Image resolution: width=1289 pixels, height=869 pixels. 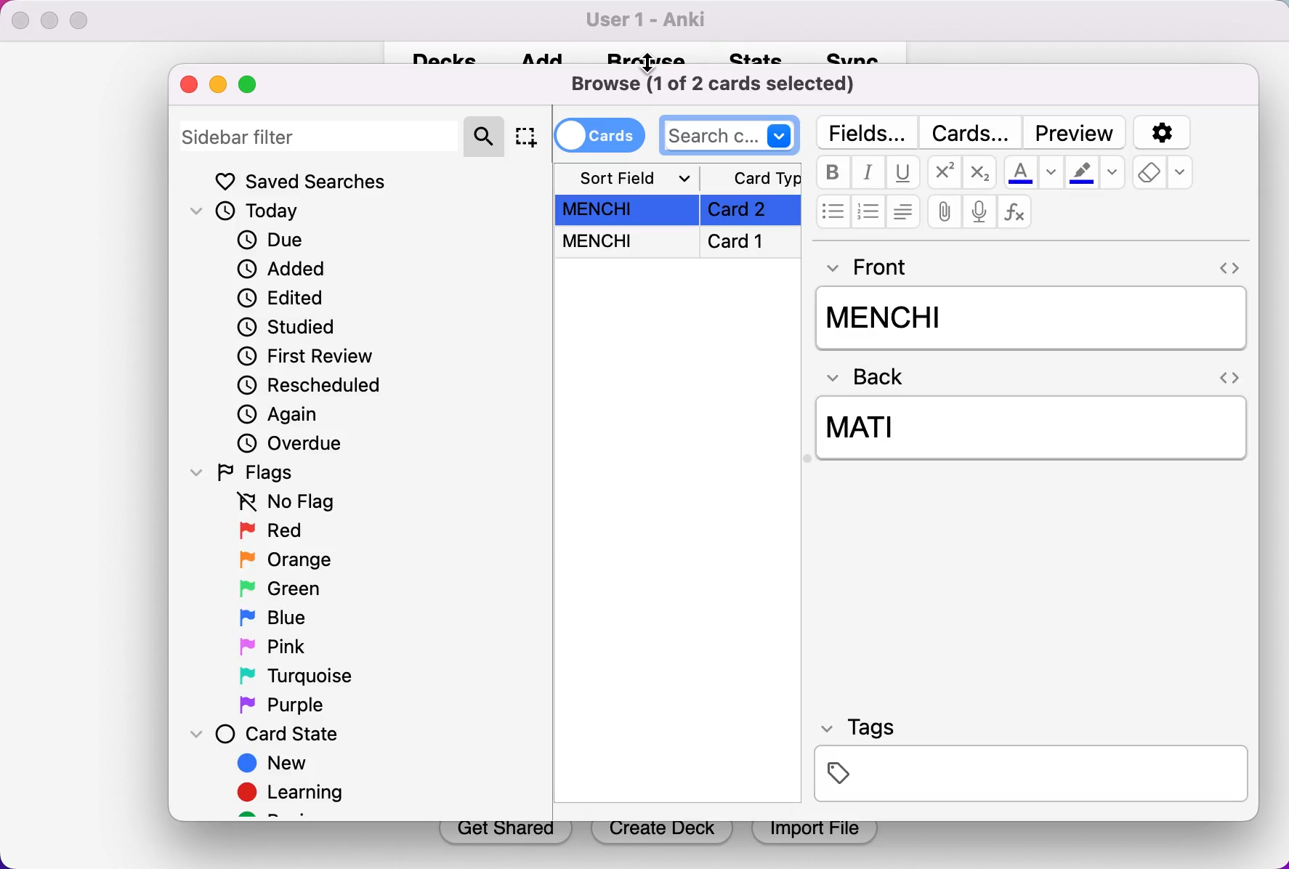 I want to click on options, so click(x=1164, y=131).